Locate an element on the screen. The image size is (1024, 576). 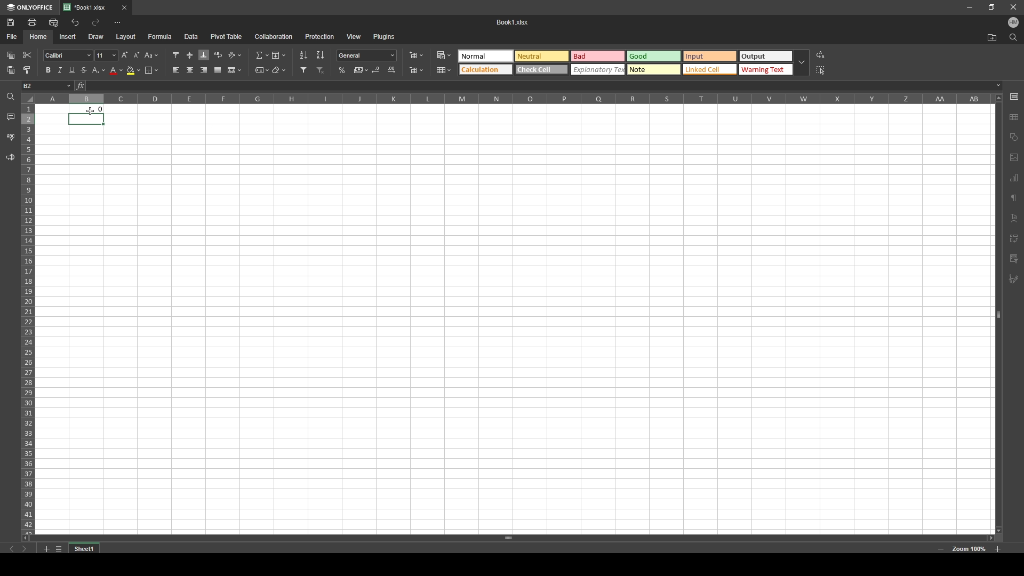
formula is located at coordinates (160, 37).